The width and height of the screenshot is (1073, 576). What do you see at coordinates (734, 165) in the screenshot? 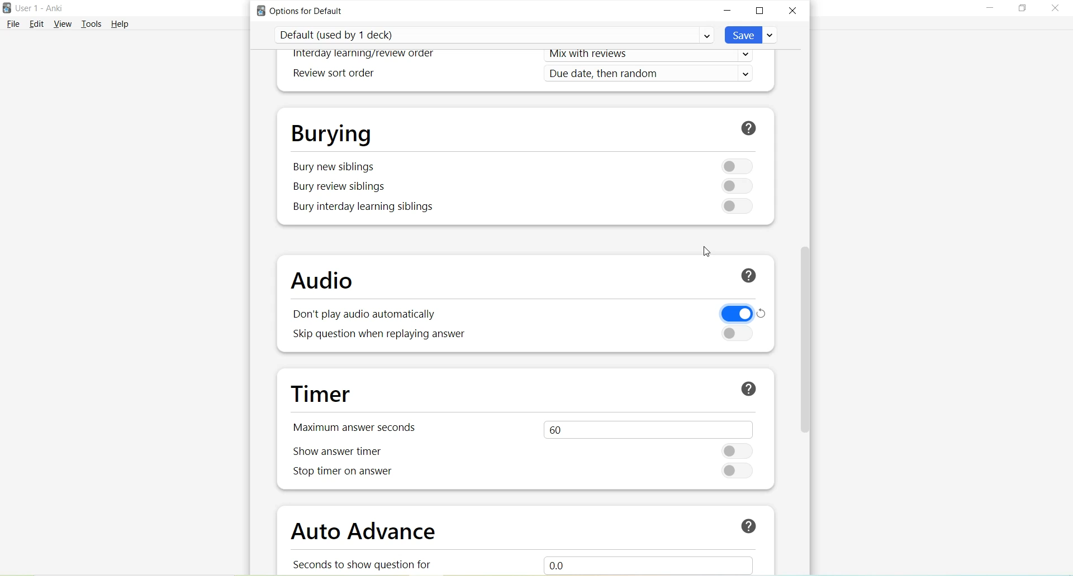
I see `Toggle` at bounding box center [734, 165].